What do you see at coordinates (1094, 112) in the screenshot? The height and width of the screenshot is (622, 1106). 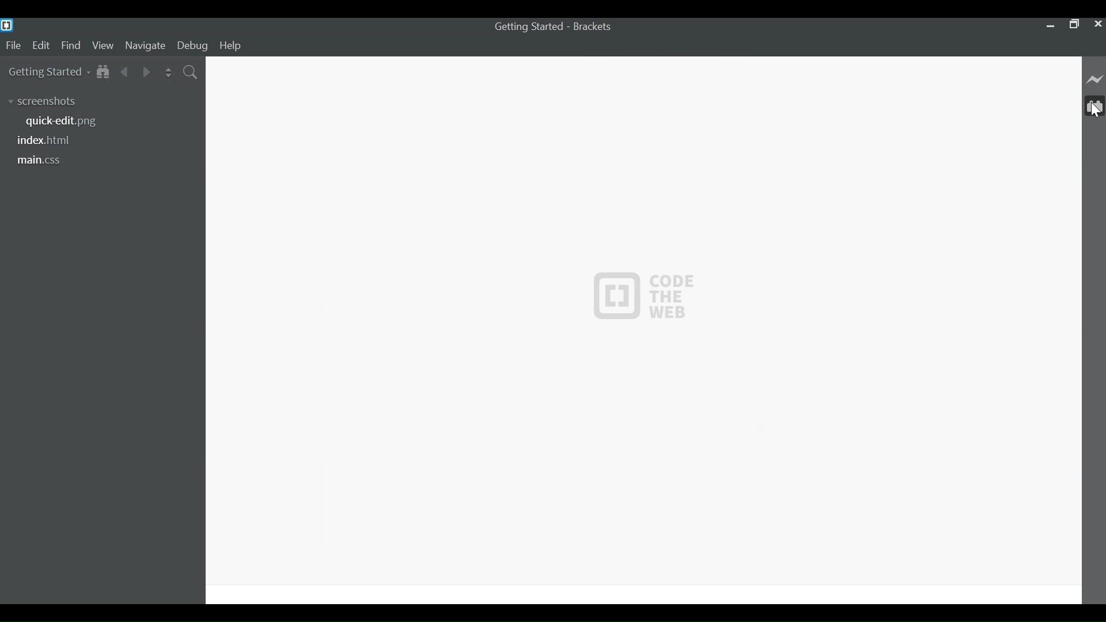 I see `Cursor` at bounding box center [1094, 112].